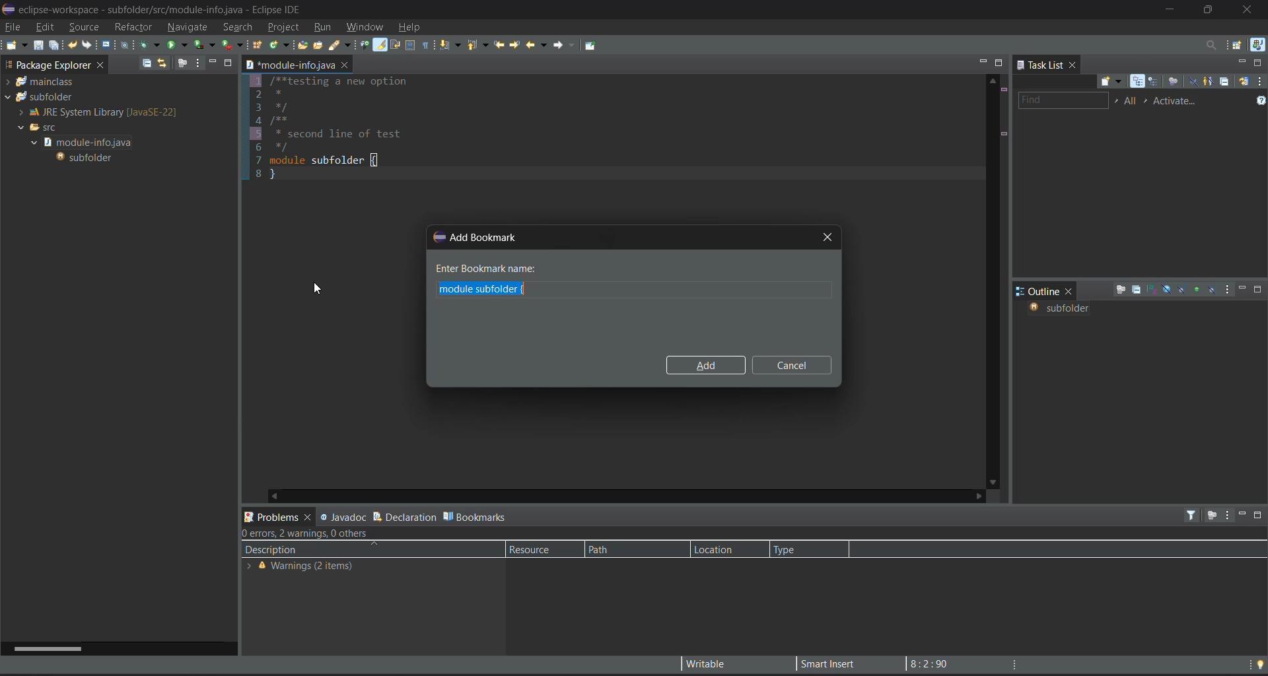 The width and height of the screenshot is (1268, 676). I want to click on new java package, so click(258, 47).